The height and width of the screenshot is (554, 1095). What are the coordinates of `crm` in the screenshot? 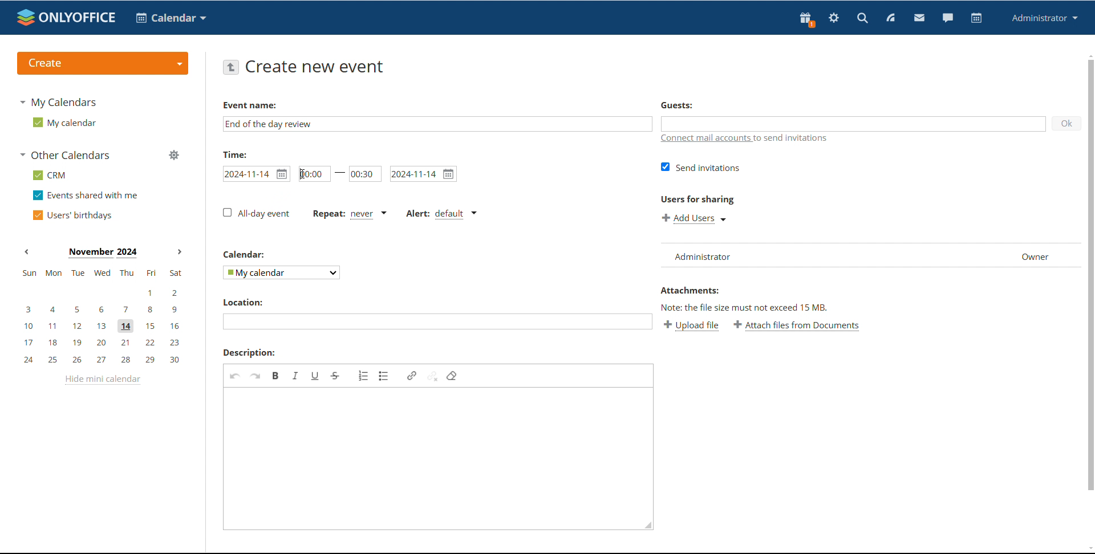 It's located at (50, 176).